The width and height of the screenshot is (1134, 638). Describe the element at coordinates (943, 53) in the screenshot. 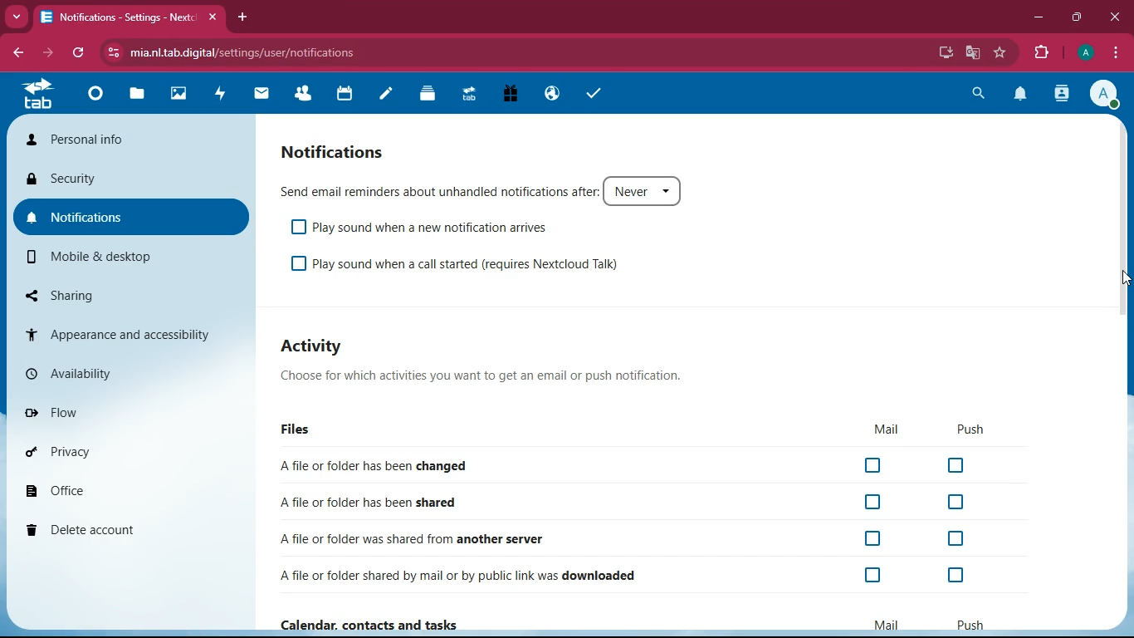

I see `desktop` at that location.